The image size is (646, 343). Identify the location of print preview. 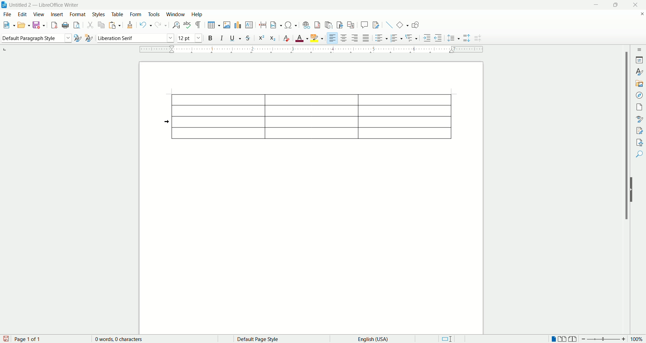
(76, 26).